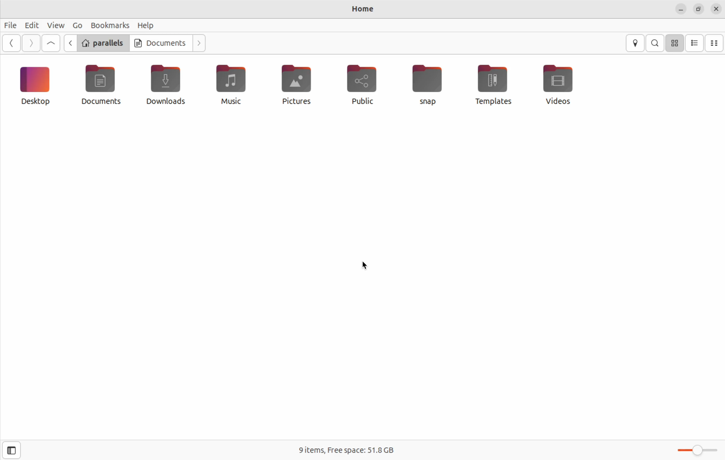  I want to click on file, so click(12, 26).